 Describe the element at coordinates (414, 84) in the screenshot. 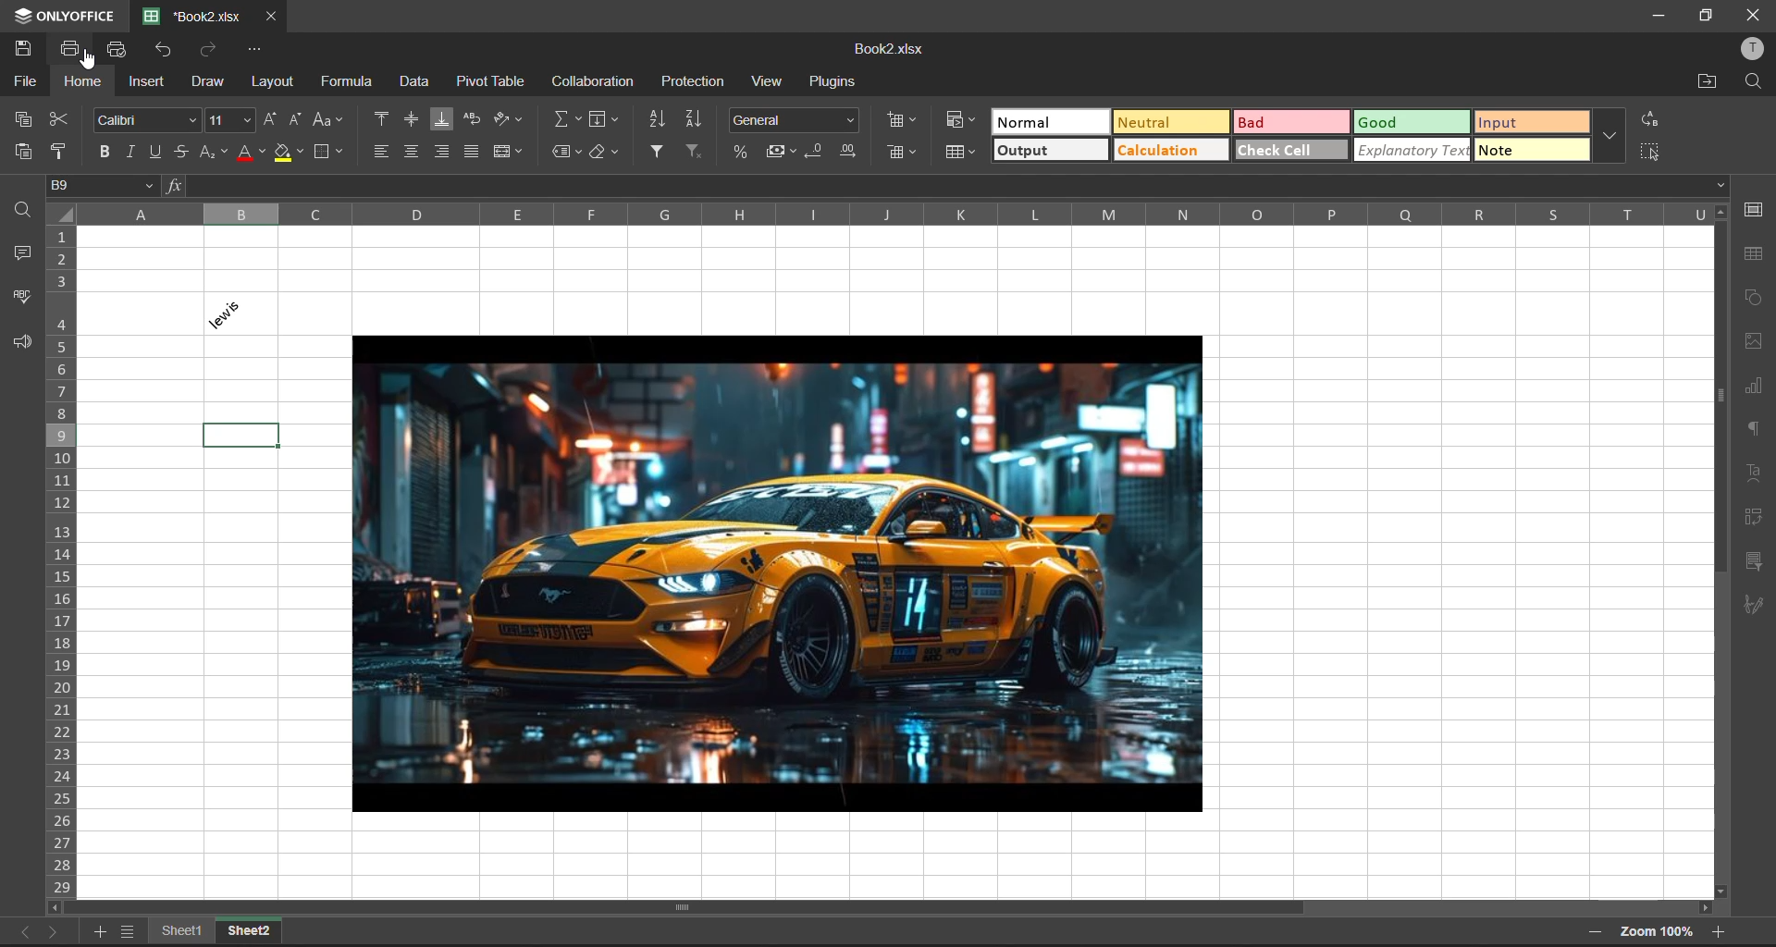

I see `data` at that location.